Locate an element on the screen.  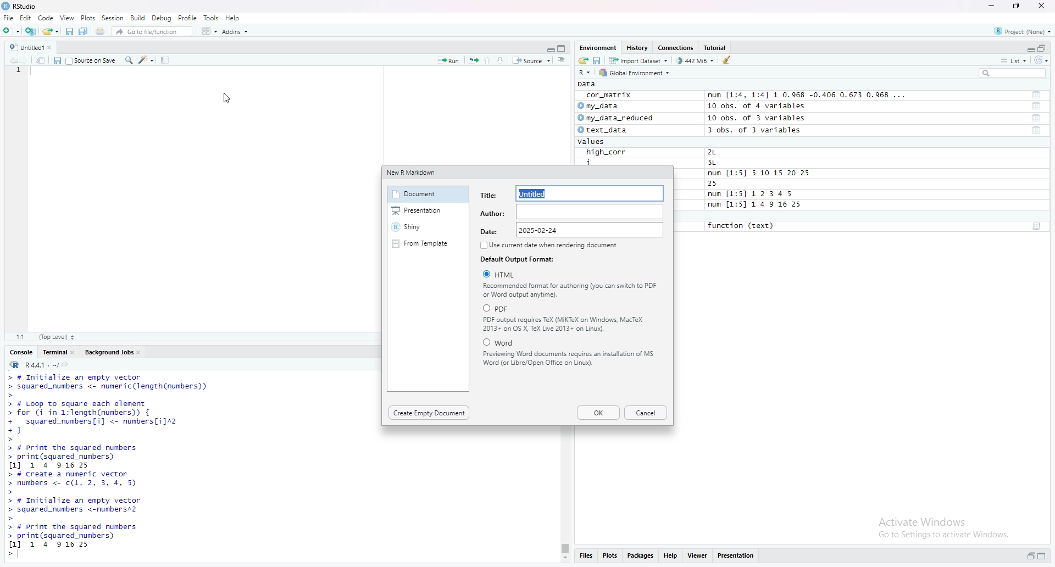
Document outline is located at coordinates (563, 61).